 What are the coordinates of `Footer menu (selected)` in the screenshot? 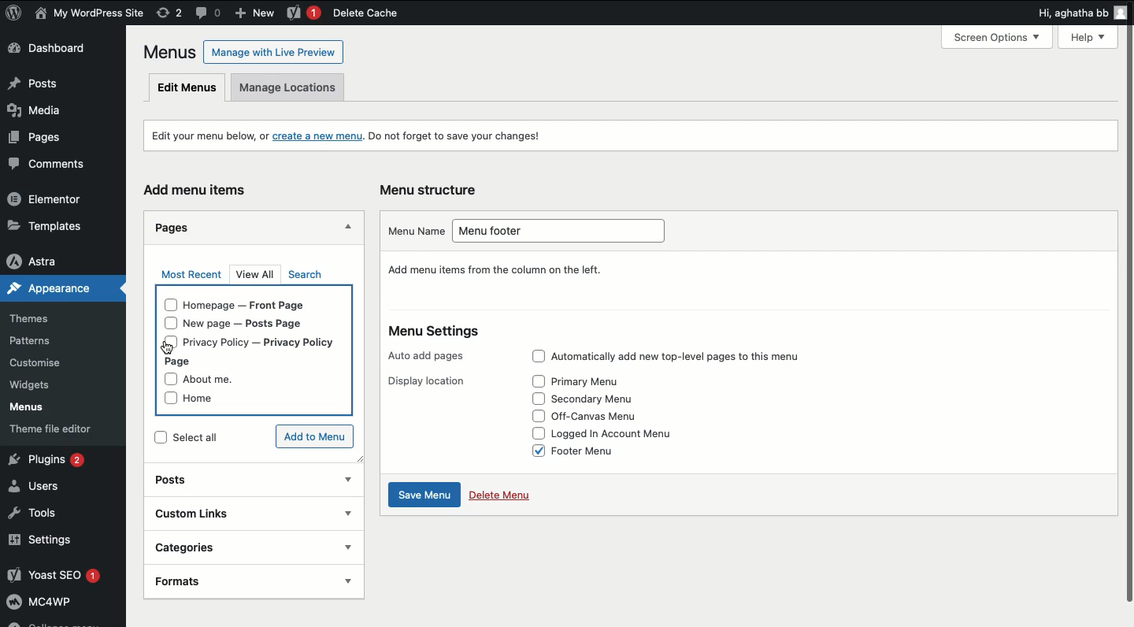 It's located at (603, 452).